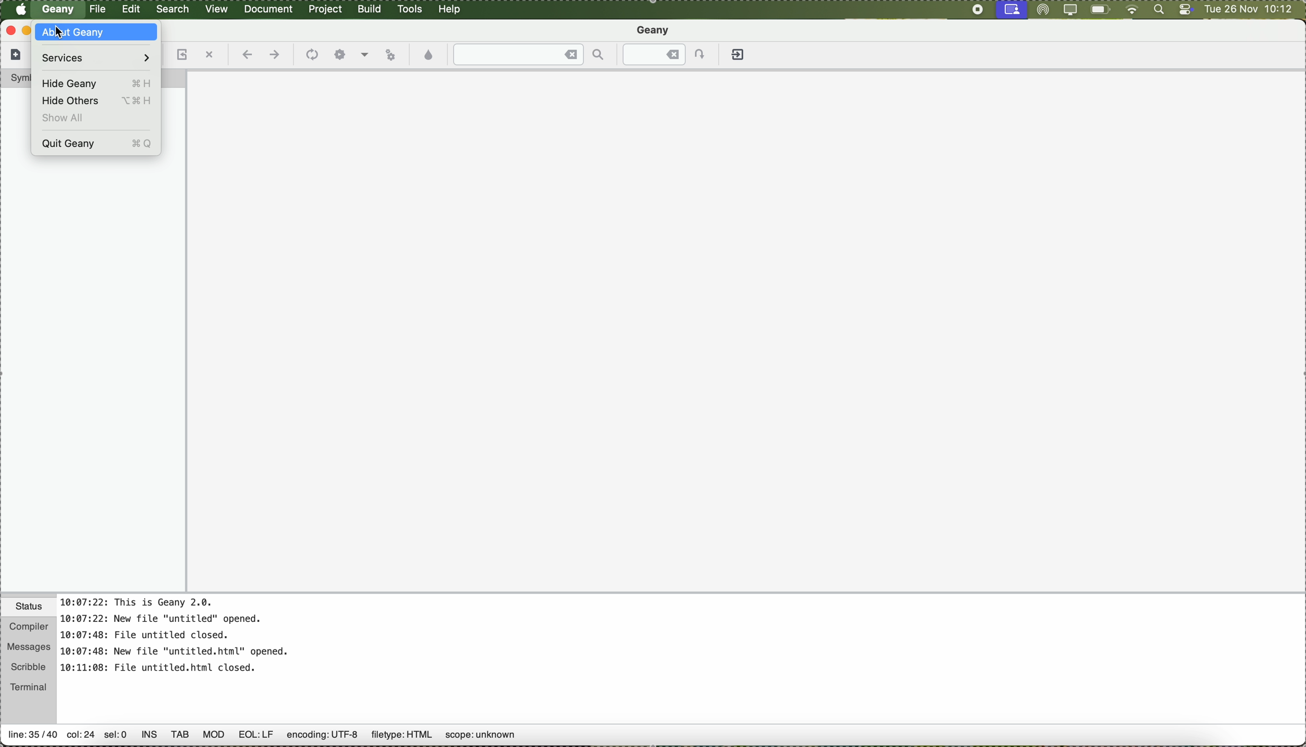  What do you see at coordinates (213, 738) in the screenshot?
I see `` at bounding box center [213, 738].